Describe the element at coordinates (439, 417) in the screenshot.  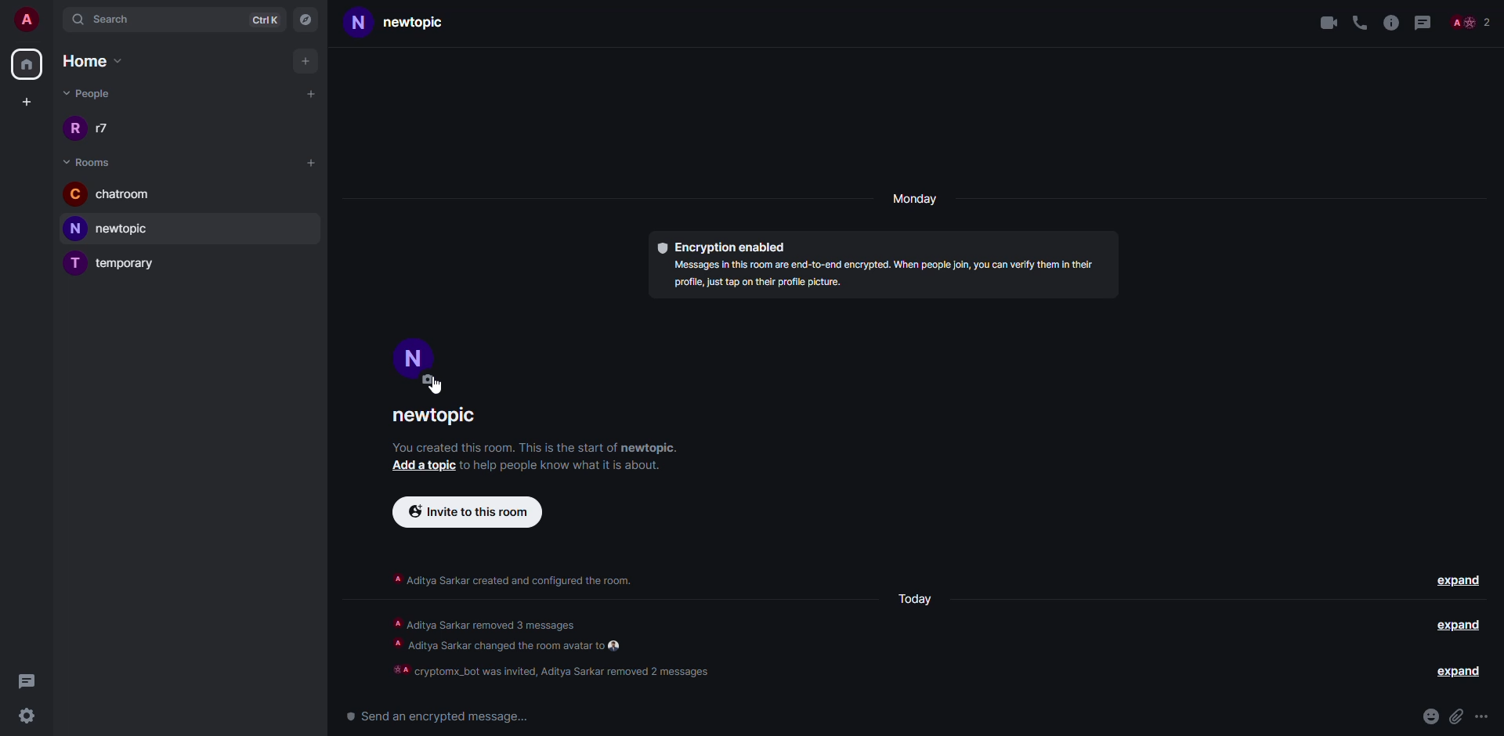
I see `room` at that location.